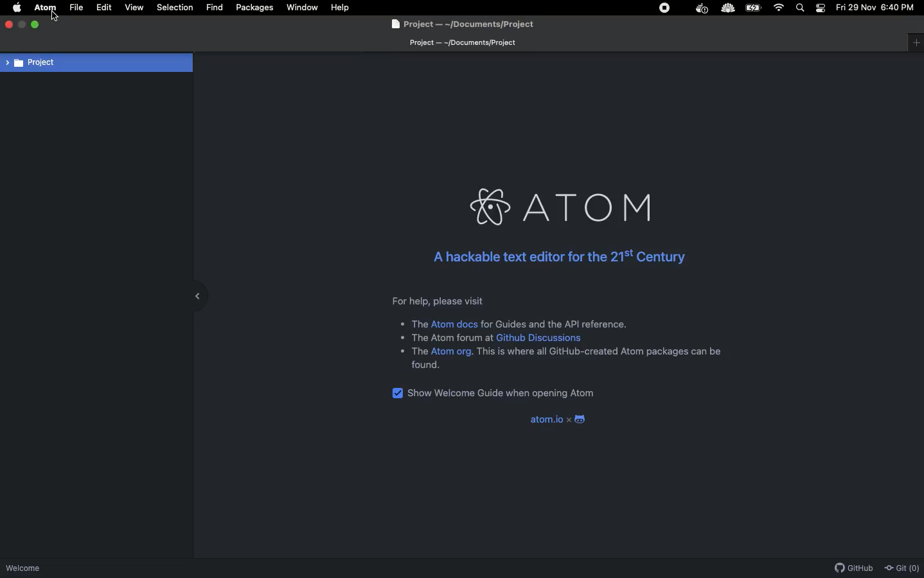 Image resolution: width=924 pixels, height=578 pixels. What do you see at coordinates (449, 336) in the screenshot?
I see `The atom forum a` at bounding box center [449, 336].